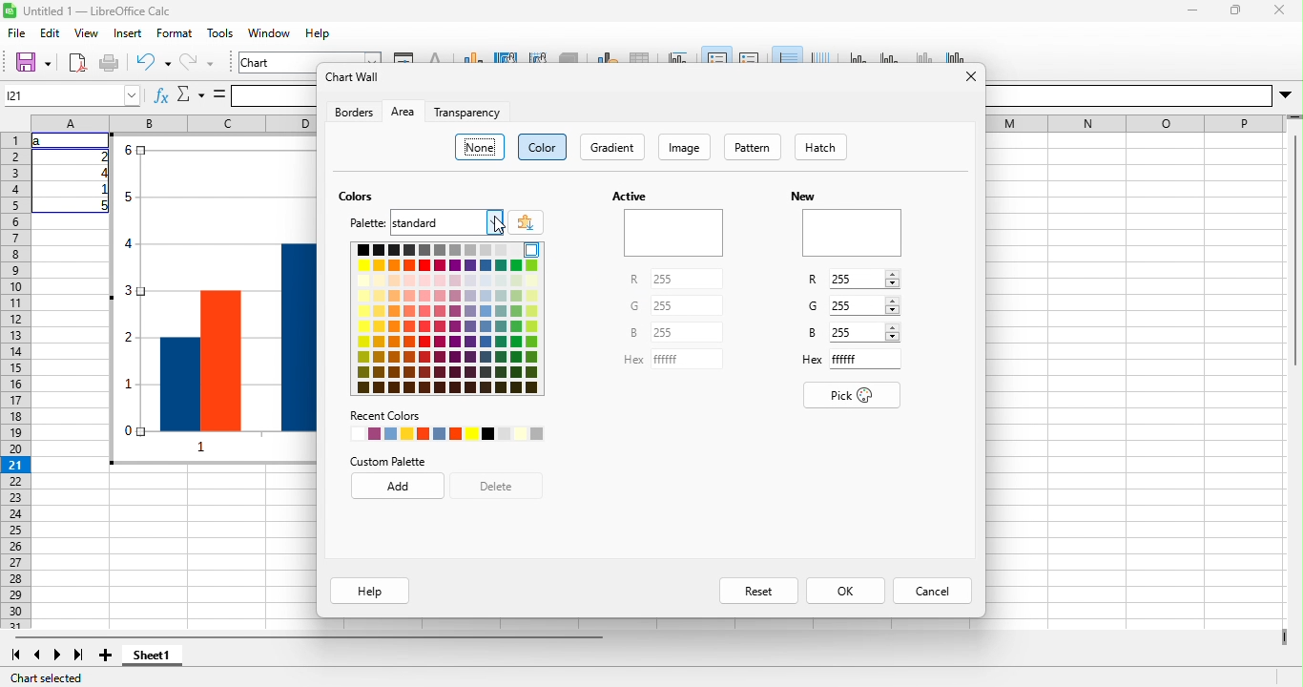 Image resolution: width=1303 pixels, height=687 pixels. Describe the element at coordinates (474, 56) in the screenshot. I see `chart type` at that location.